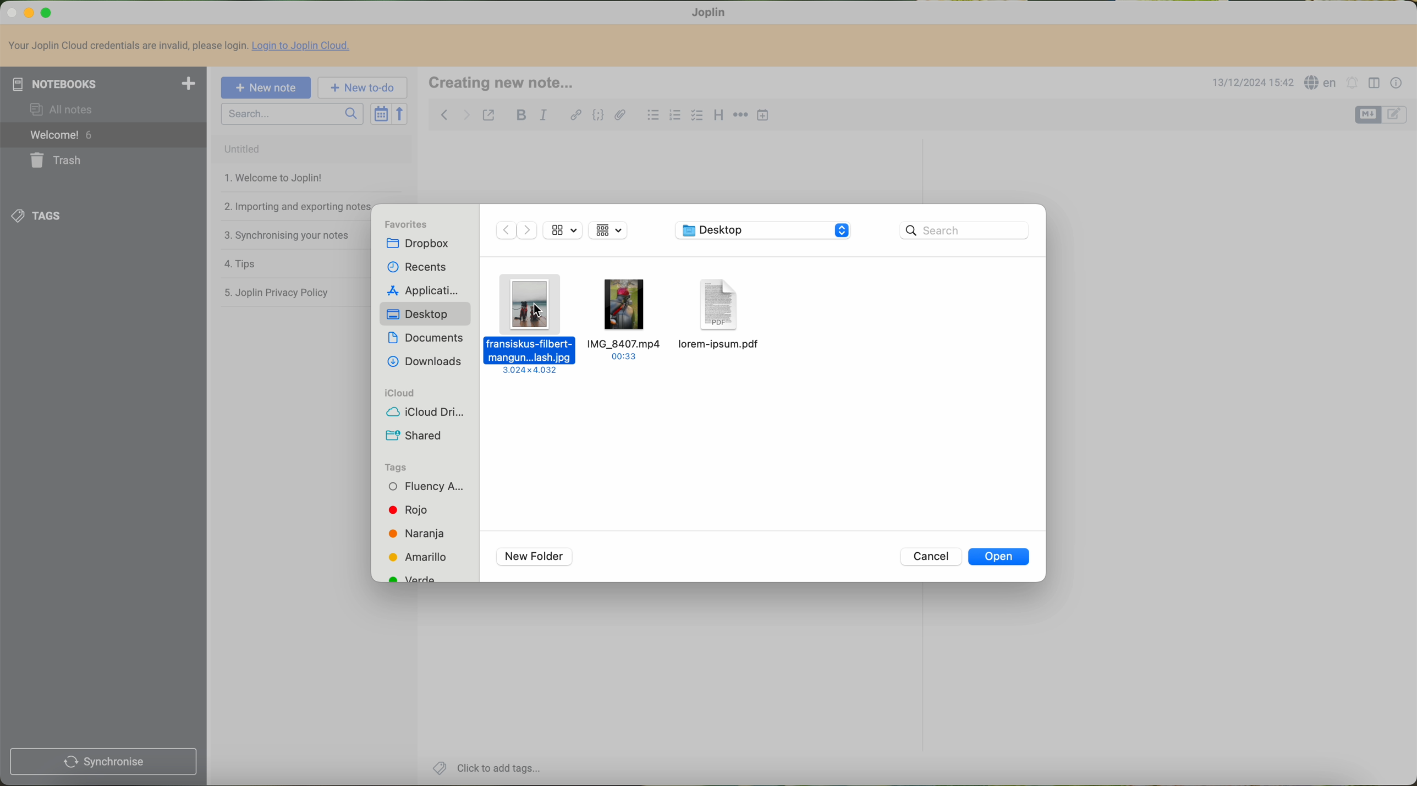  I want to click on language, so click(1321, 83).